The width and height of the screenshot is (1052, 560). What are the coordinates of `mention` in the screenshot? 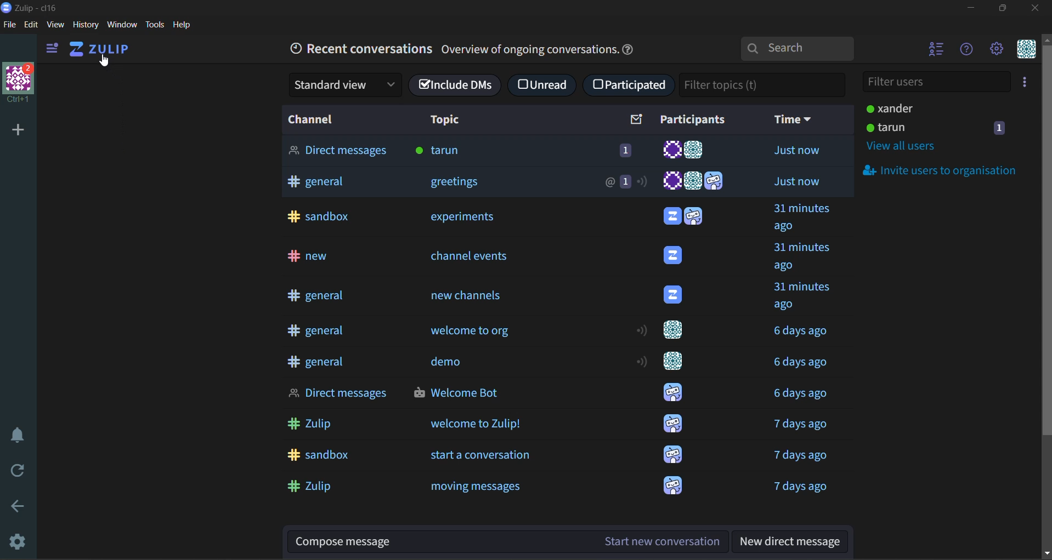 It's located at (610, 184).